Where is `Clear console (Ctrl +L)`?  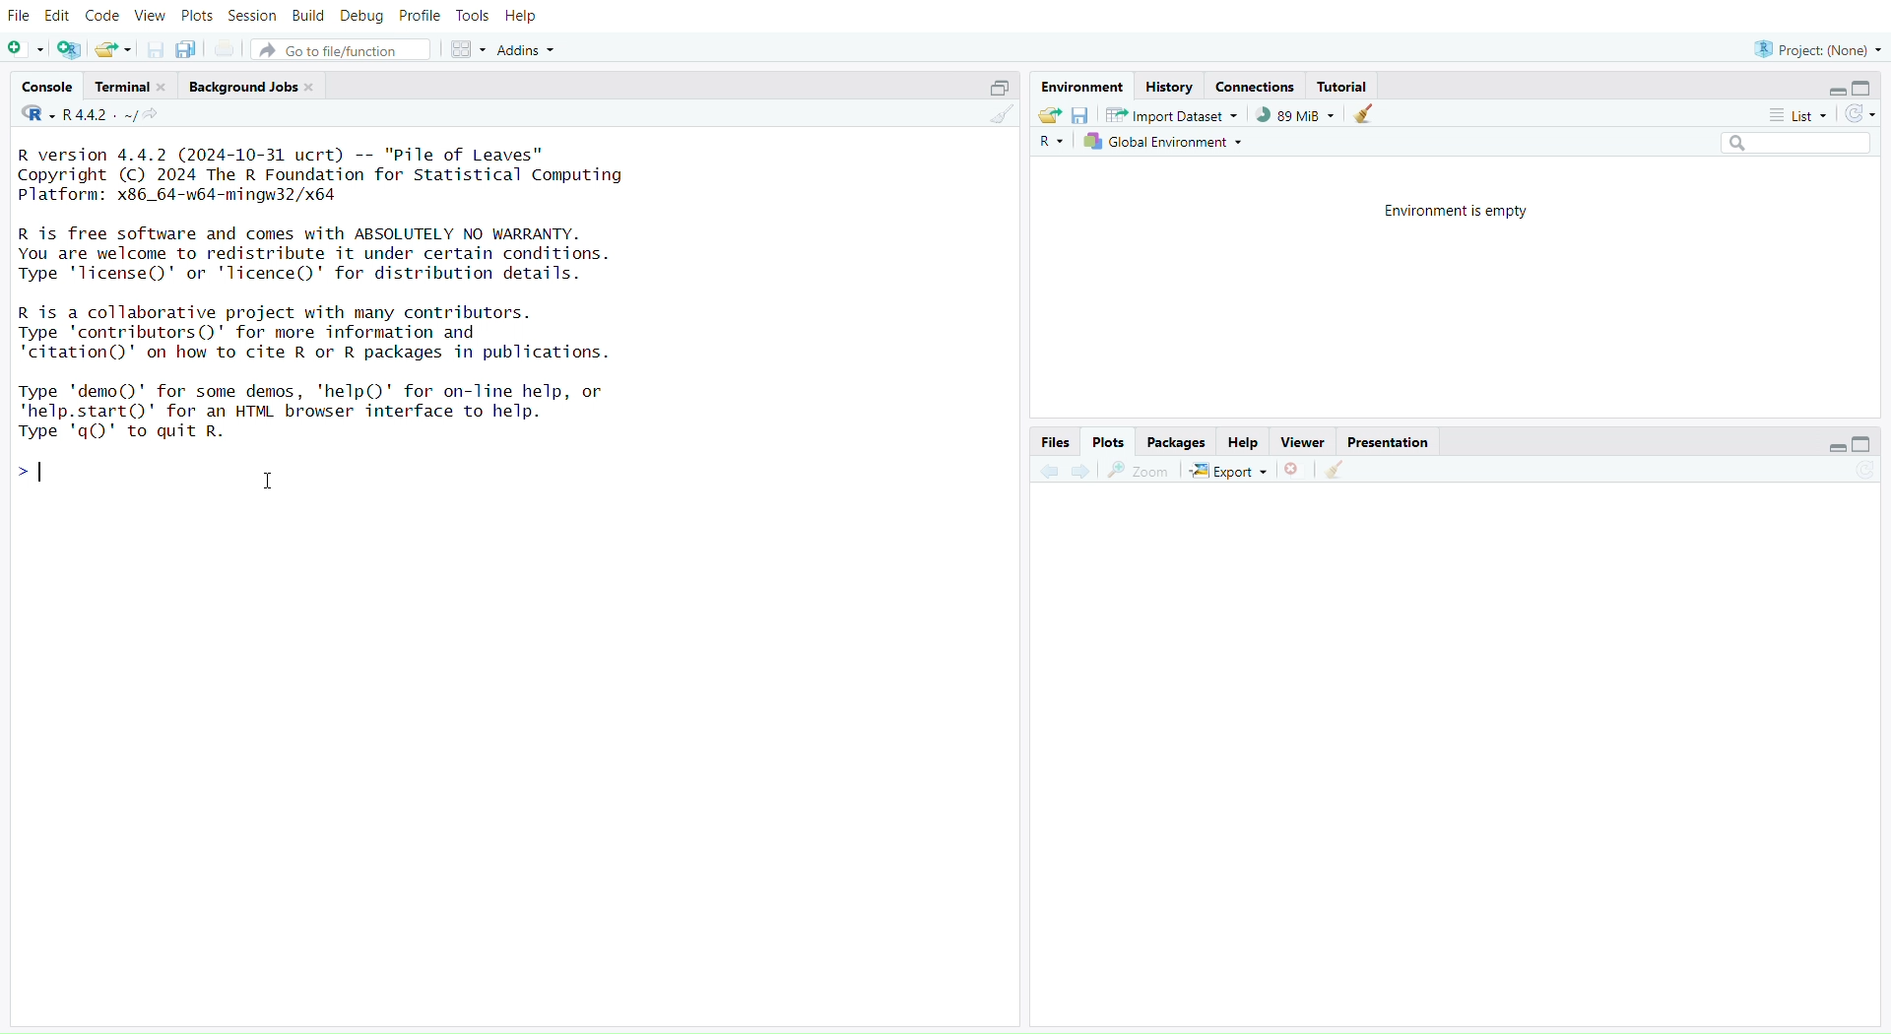 Clear console (Ctrl +L) is located at coordinates (997, 117).